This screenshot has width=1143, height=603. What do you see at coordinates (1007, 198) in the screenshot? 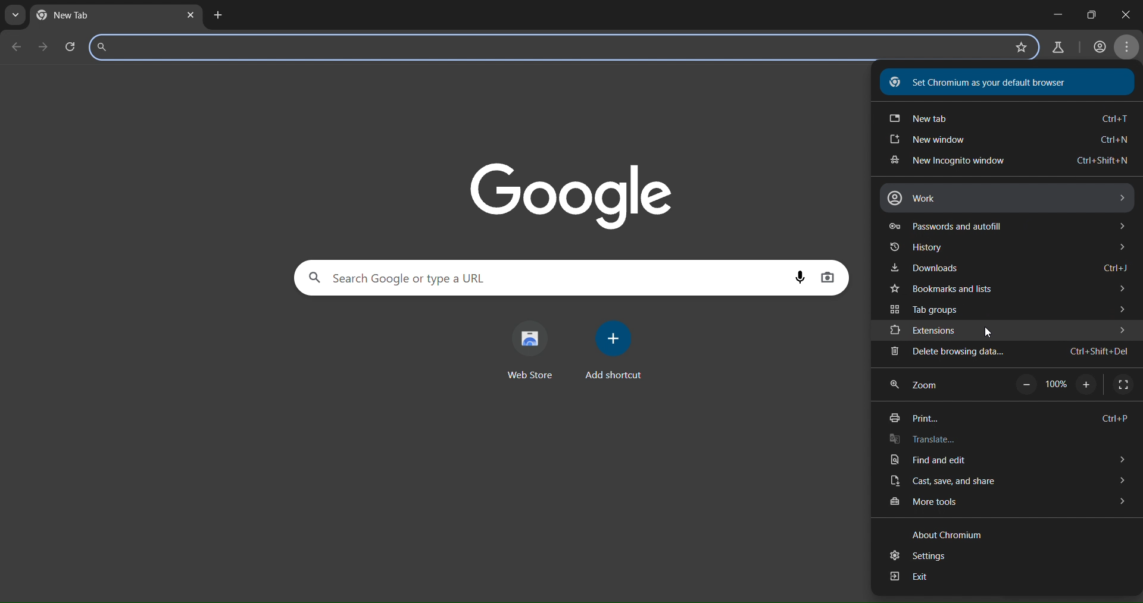
I see `work` at bounding box center [1007, 198].